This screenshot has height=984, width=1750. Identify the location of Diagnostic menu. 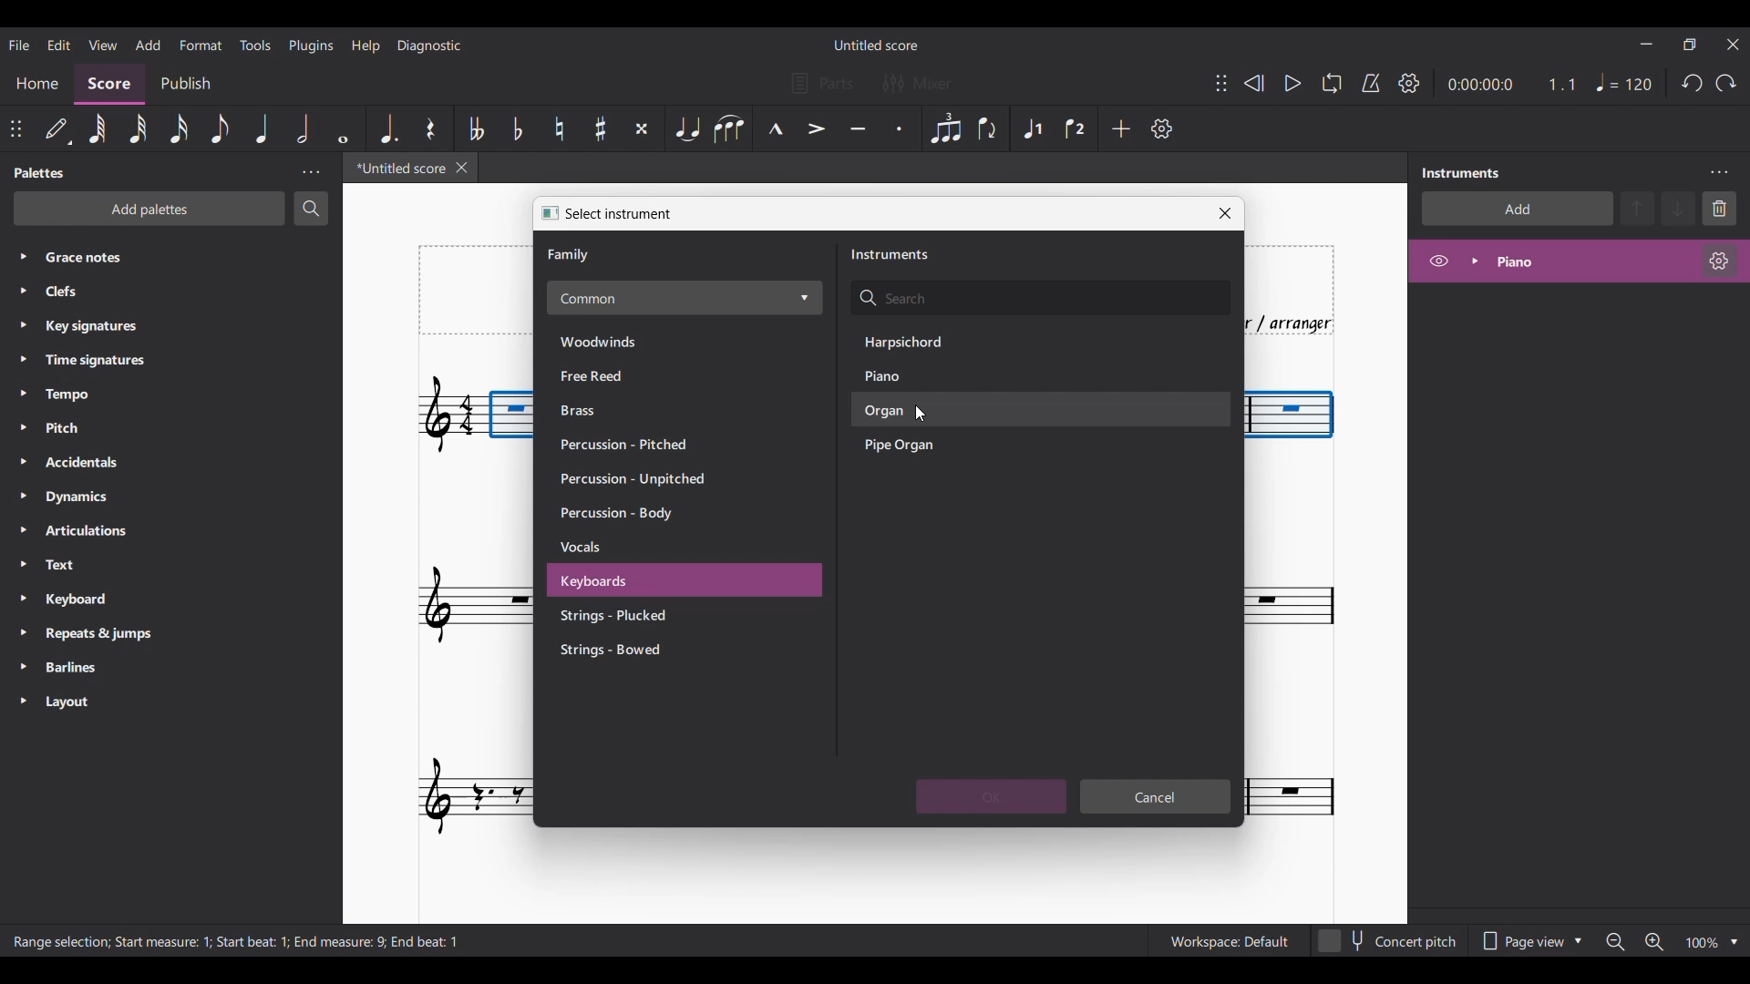
(430, 46).